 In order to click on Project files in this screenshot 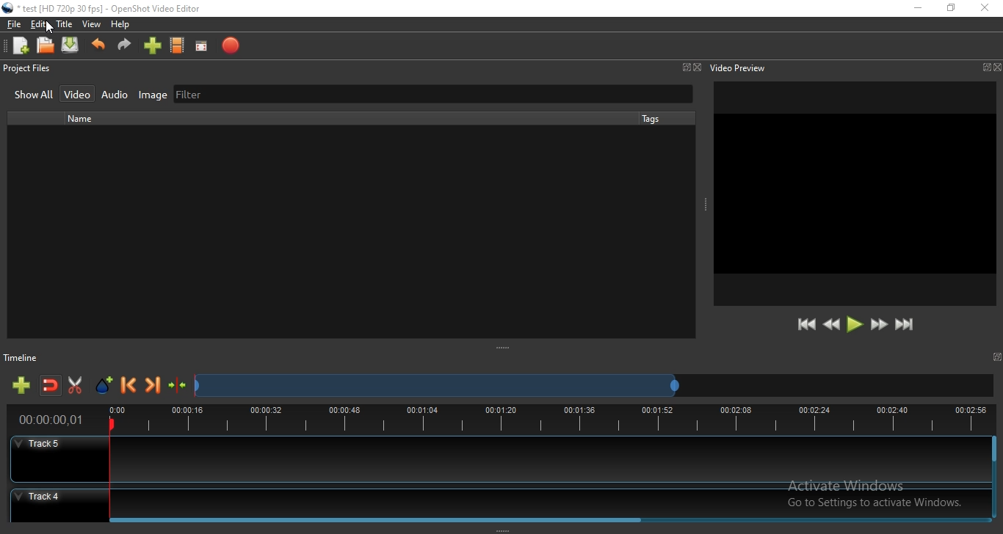, I will do `click(27, 70)`.